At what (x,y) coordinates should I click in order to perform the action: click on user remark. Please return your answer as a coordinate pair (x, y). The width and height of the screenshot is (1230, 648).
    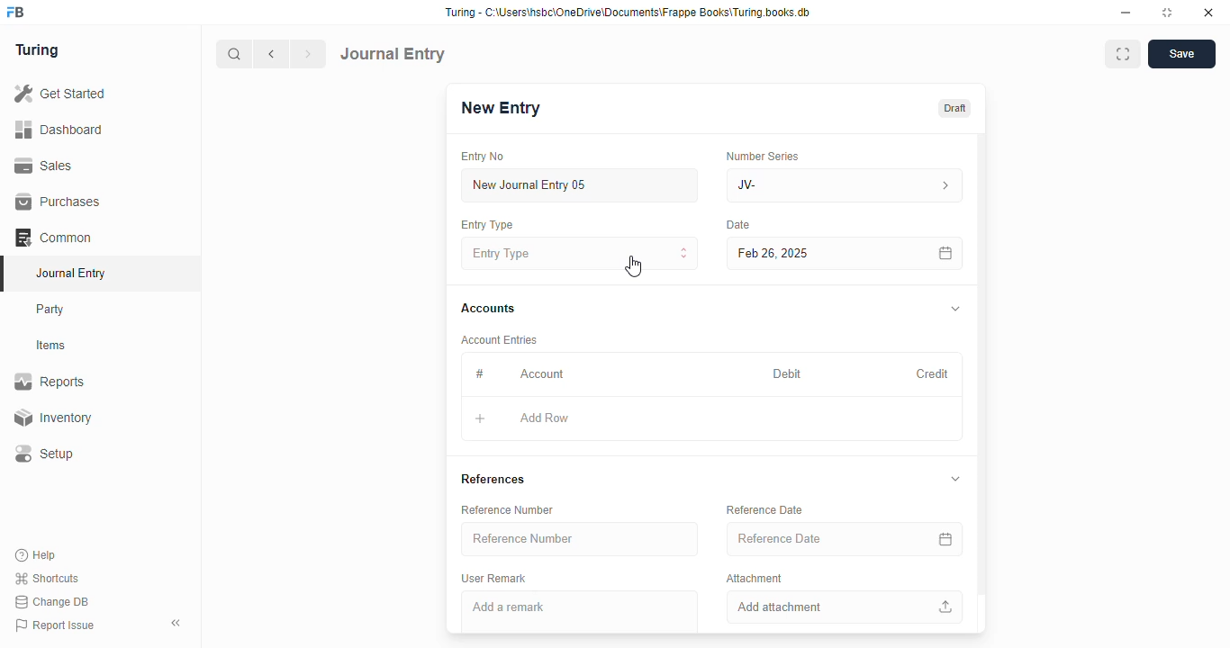
    Looking at the image, I should click on (493, 578).